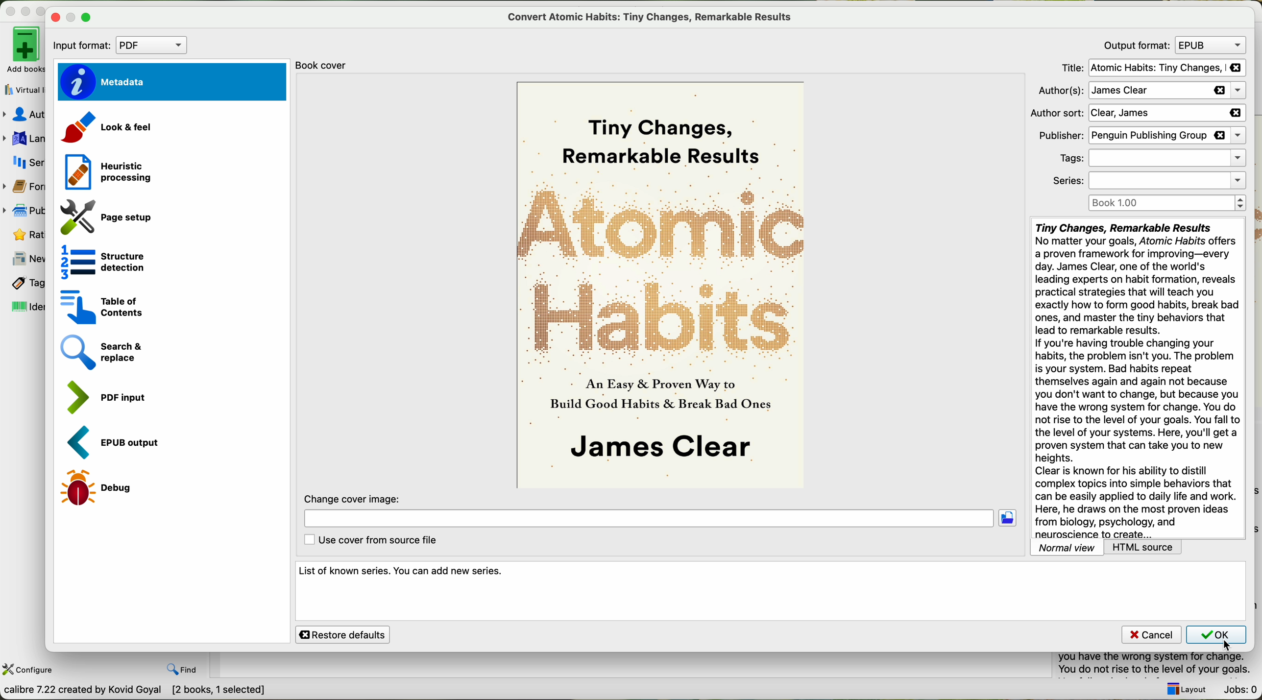 This screenshot has height=700, width=1262. Describe the element at coordinates (1151, 68) in the screenshot. I see `title` at that location.